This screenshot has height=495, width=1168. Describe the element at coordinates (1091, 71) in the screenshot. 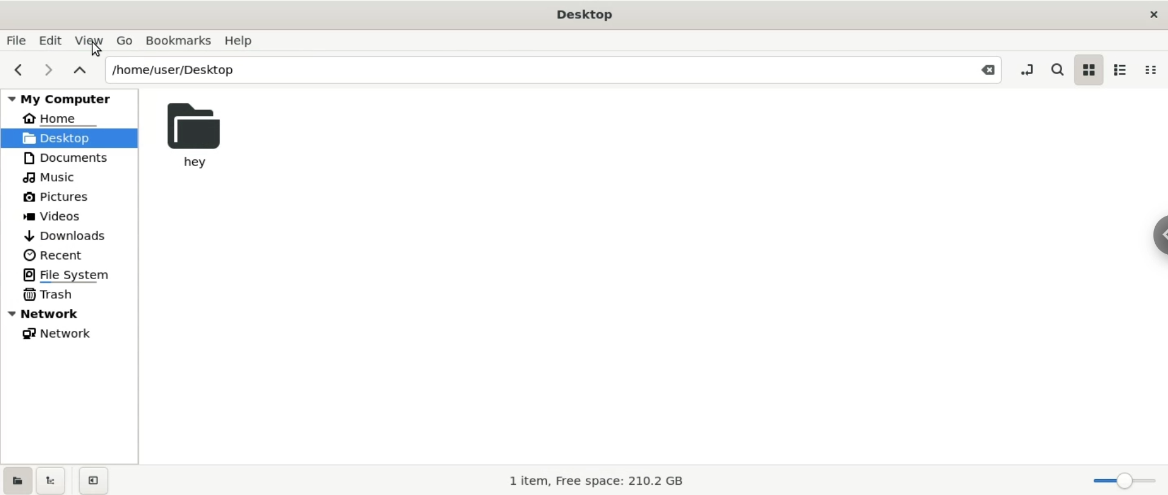

I see `icon view` at that location.